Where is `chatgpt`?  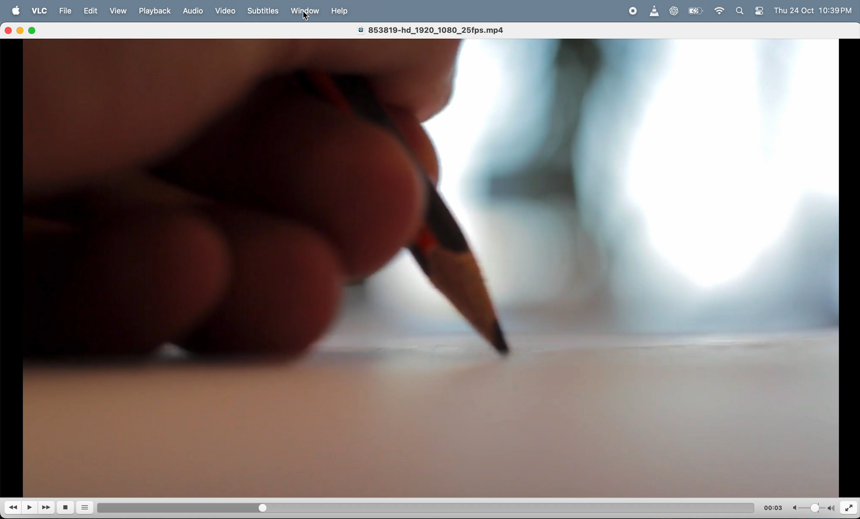 chatgpt is located at coordinates (676, 12).